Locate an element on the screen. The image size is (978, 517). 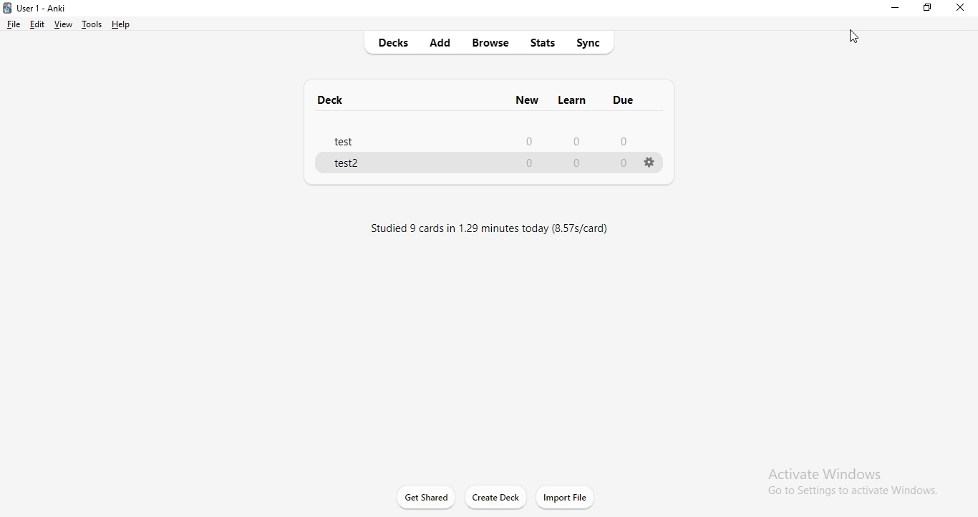
0 is located at coordinates (624, 164).